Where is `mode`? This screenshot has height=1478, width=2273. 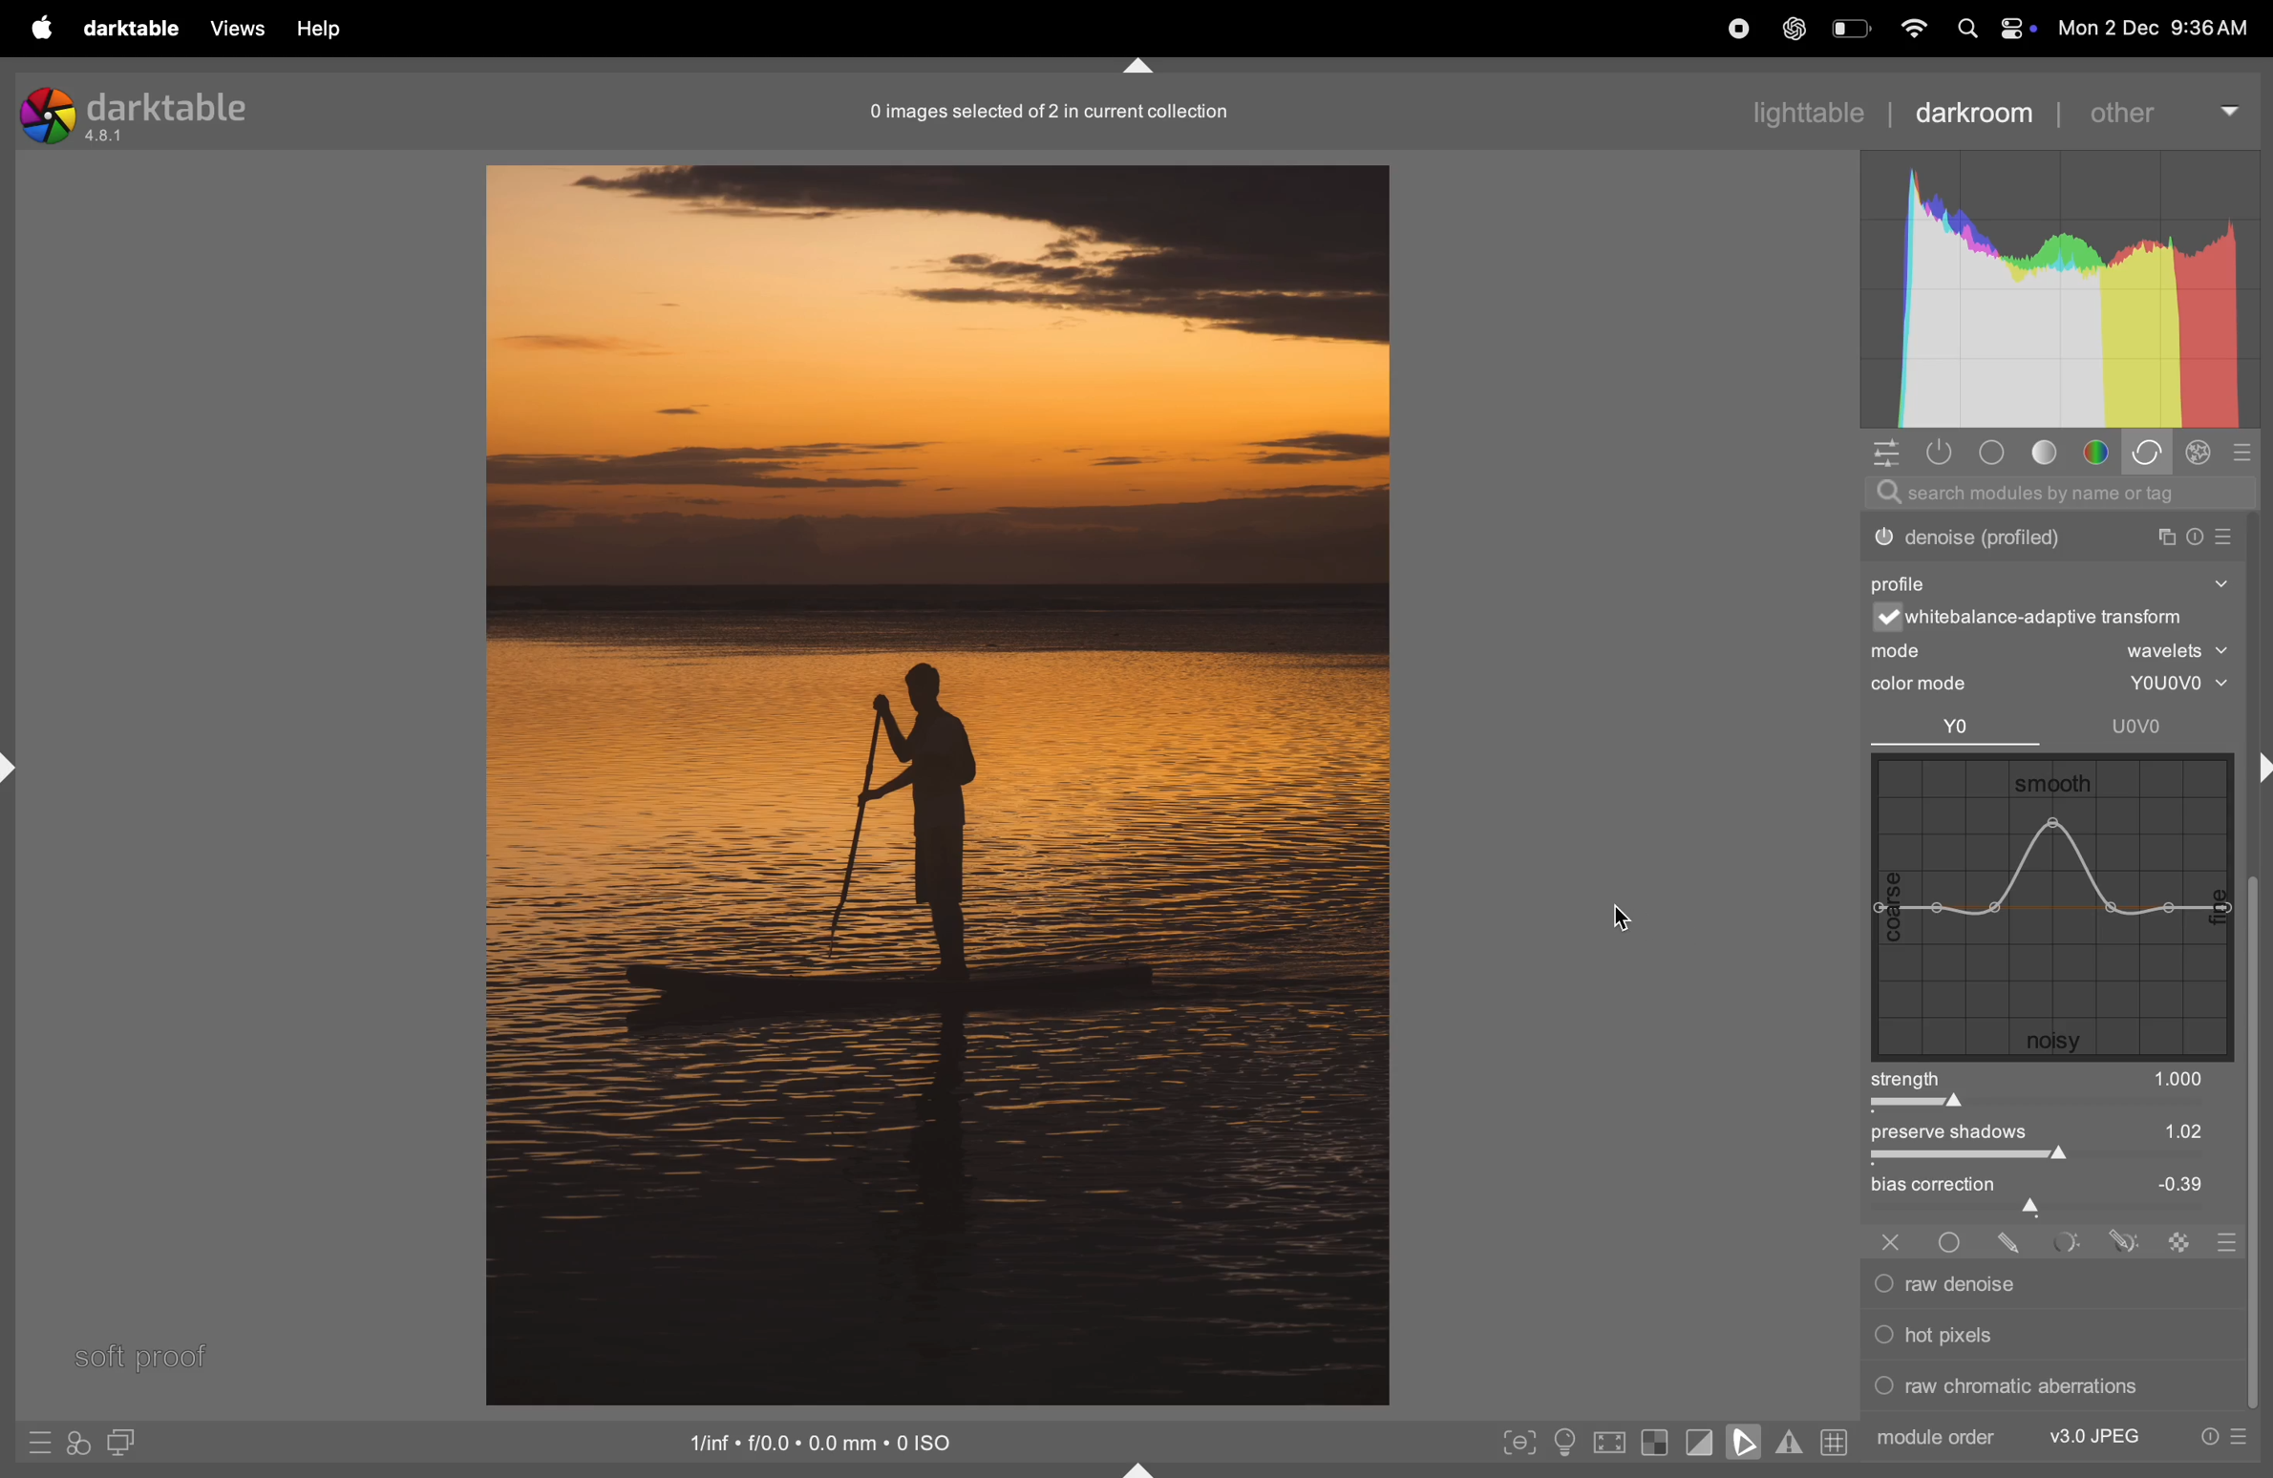
mode is located at coordinates (2053, 652).